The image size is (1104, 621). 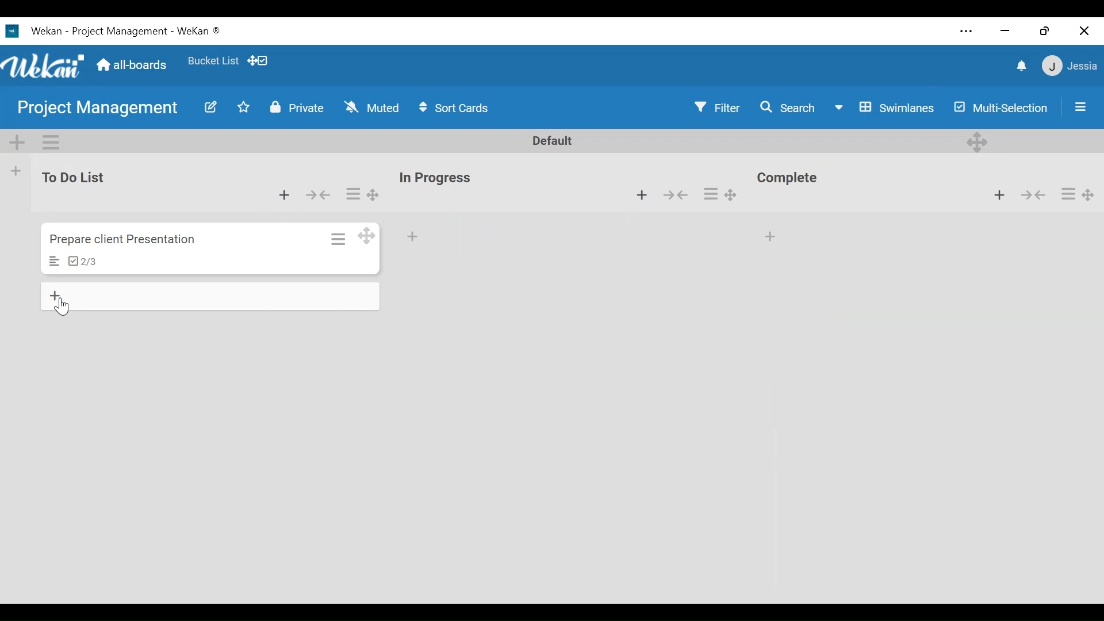 I want to click on Complete, so click(x=792, y=179).